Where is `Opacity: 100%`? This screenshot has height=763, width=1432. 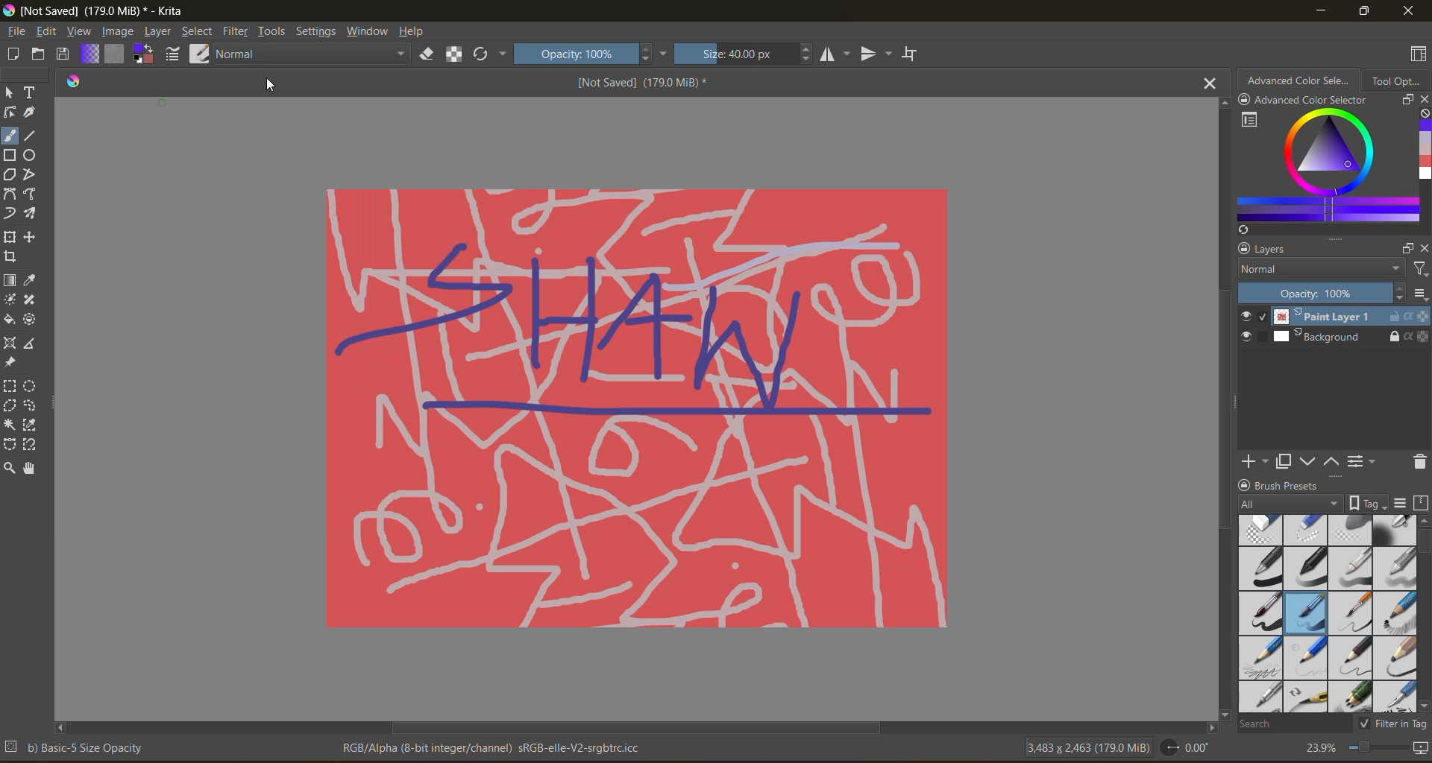 Opacity: 100% is located at coordinates (591, 54).